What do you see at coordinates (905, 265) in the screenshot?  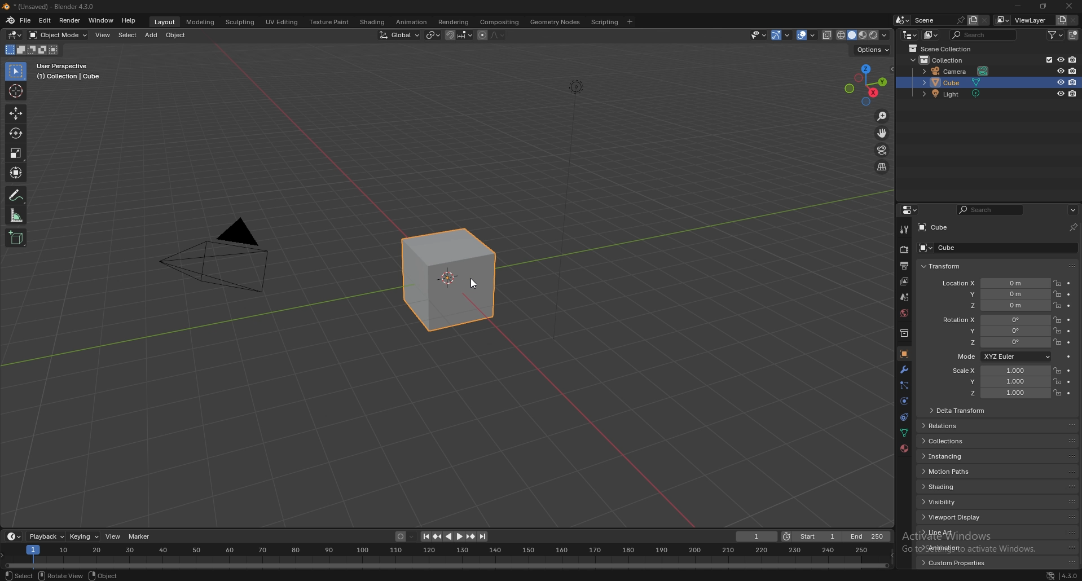 I see `output` at bounding box center [905, 265].